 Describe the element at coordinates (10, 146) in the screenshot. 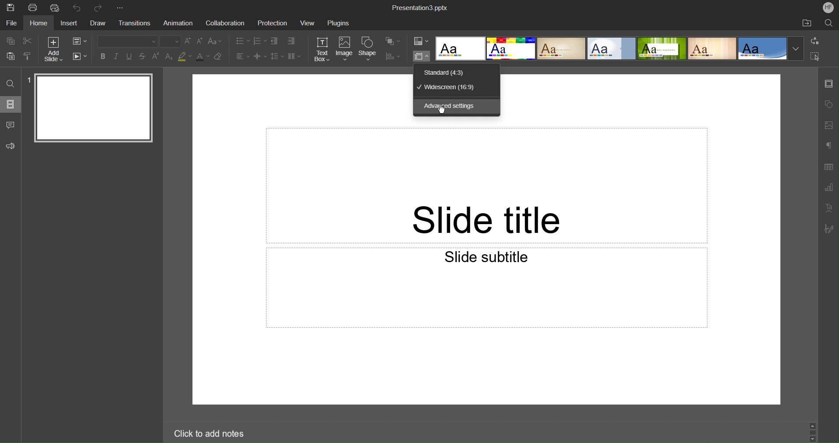

I see `Feedback and Support` at that location.